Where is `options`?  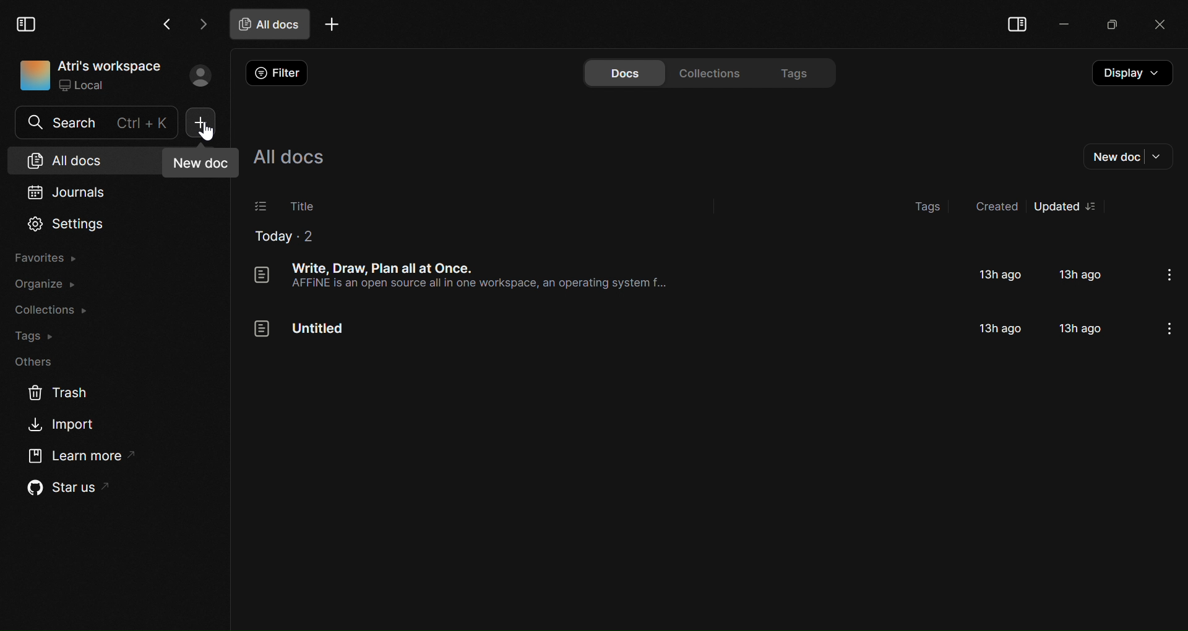 options is located at coordinates (1172, 277).